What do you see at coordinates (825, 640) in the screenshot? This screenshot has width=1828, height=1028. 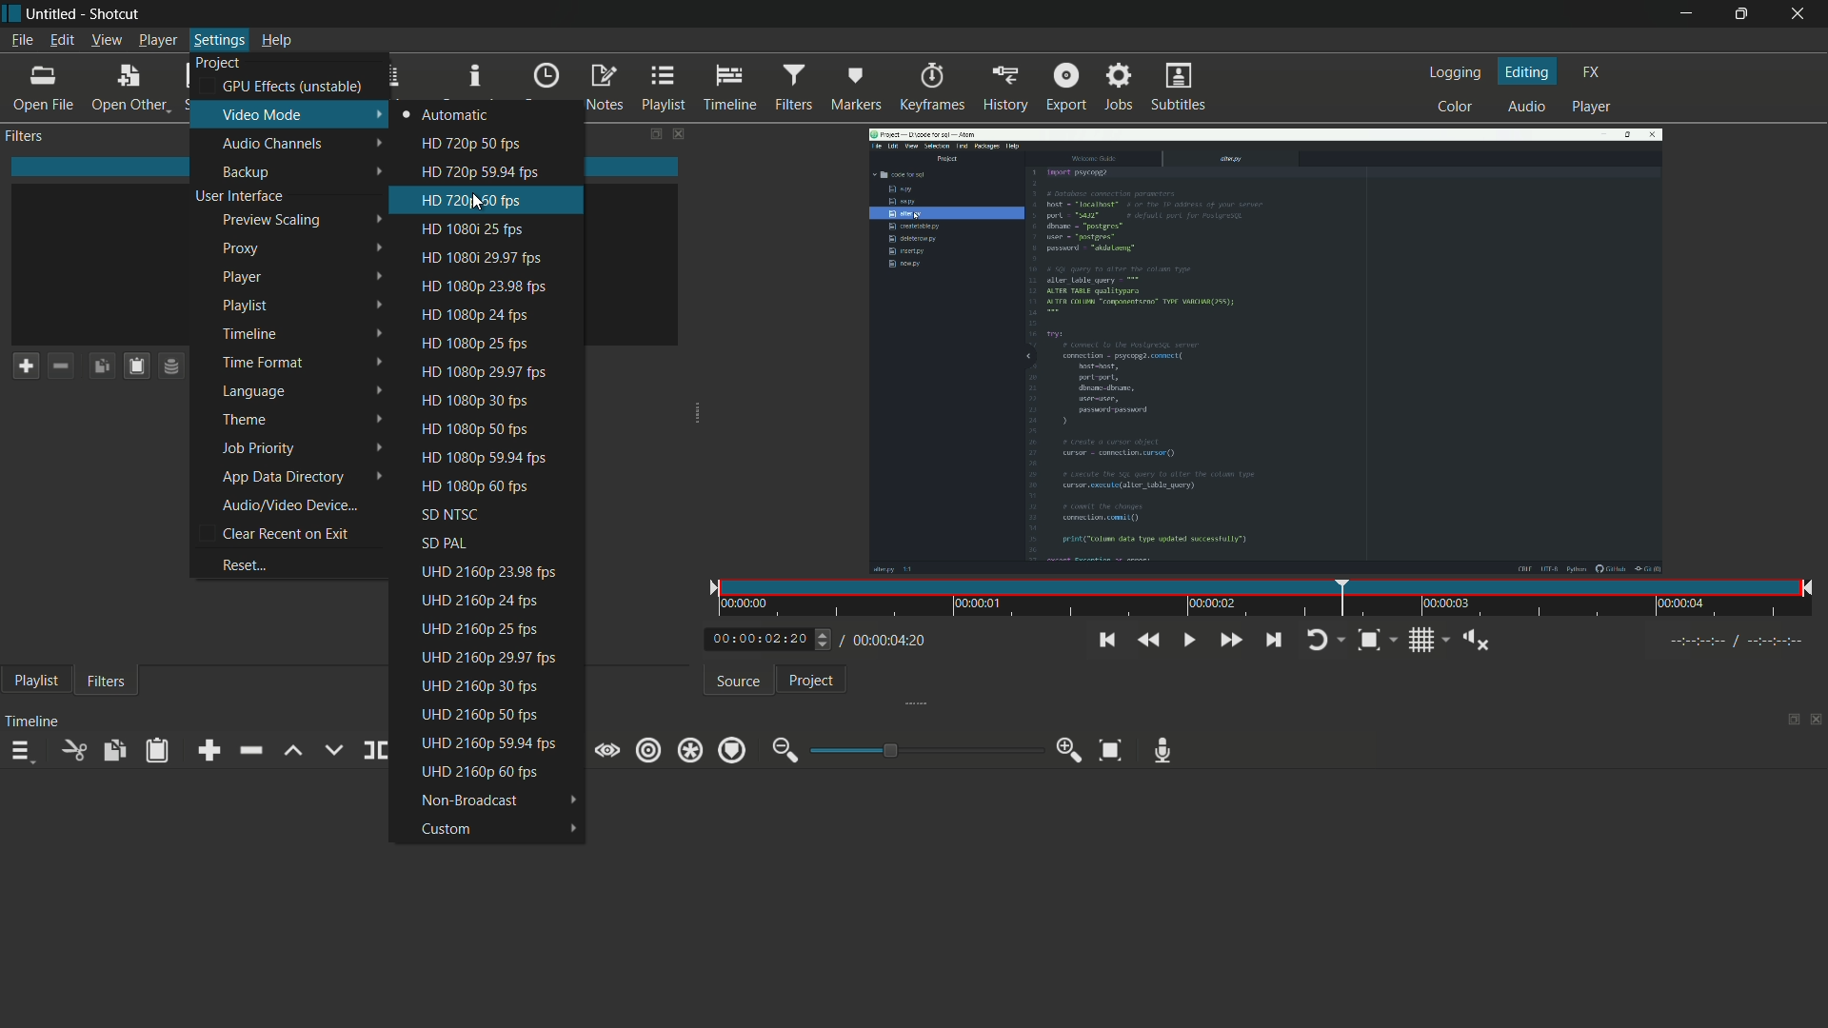 I see `` at bounding box center [825, 640].